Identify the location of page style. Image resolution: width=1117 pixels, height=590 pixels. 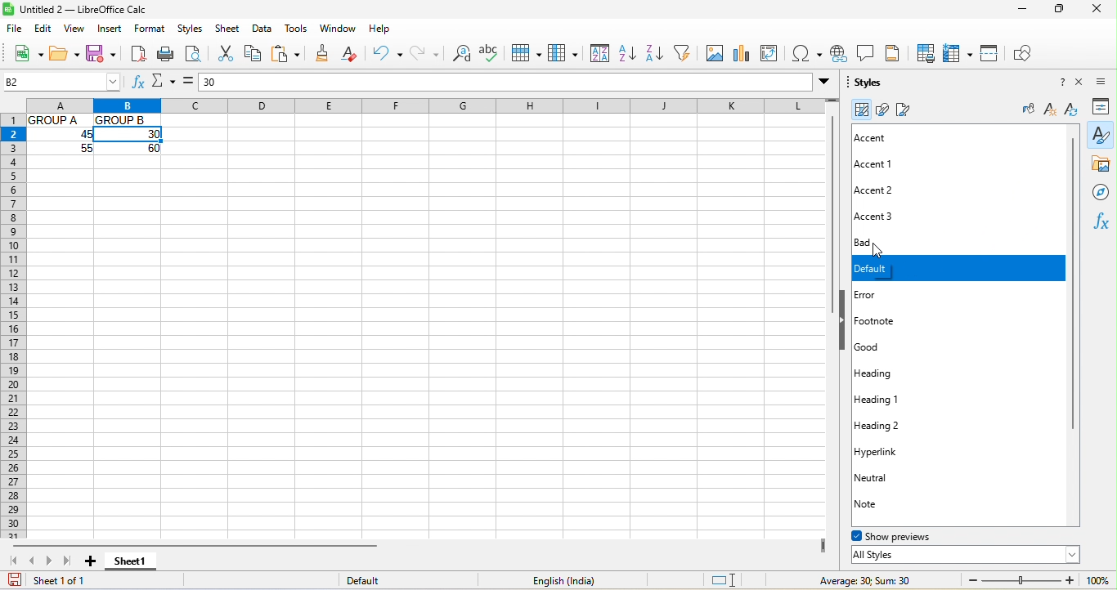
(910, 110).